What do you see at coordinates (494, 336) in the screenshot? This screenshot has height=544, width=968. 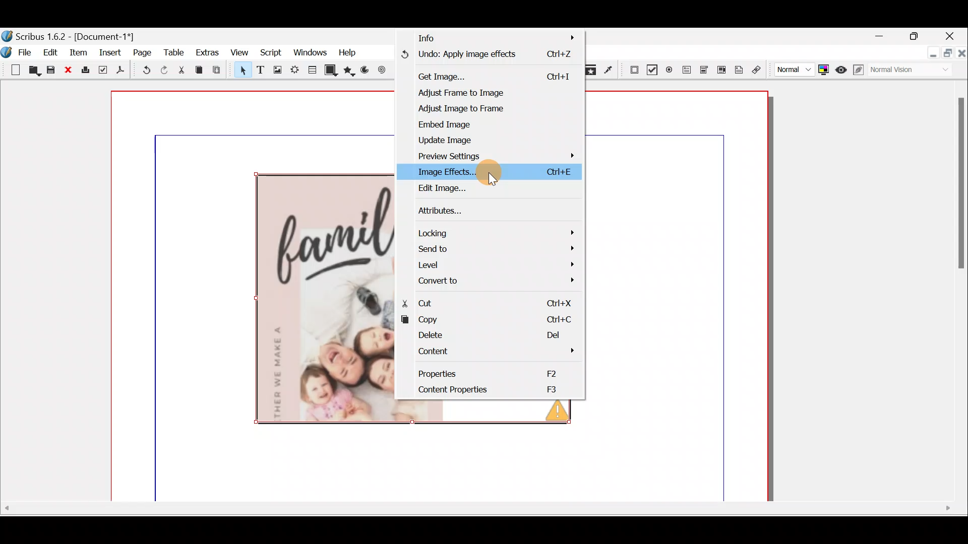 I see `Delete` at bounding box center [494, 336].